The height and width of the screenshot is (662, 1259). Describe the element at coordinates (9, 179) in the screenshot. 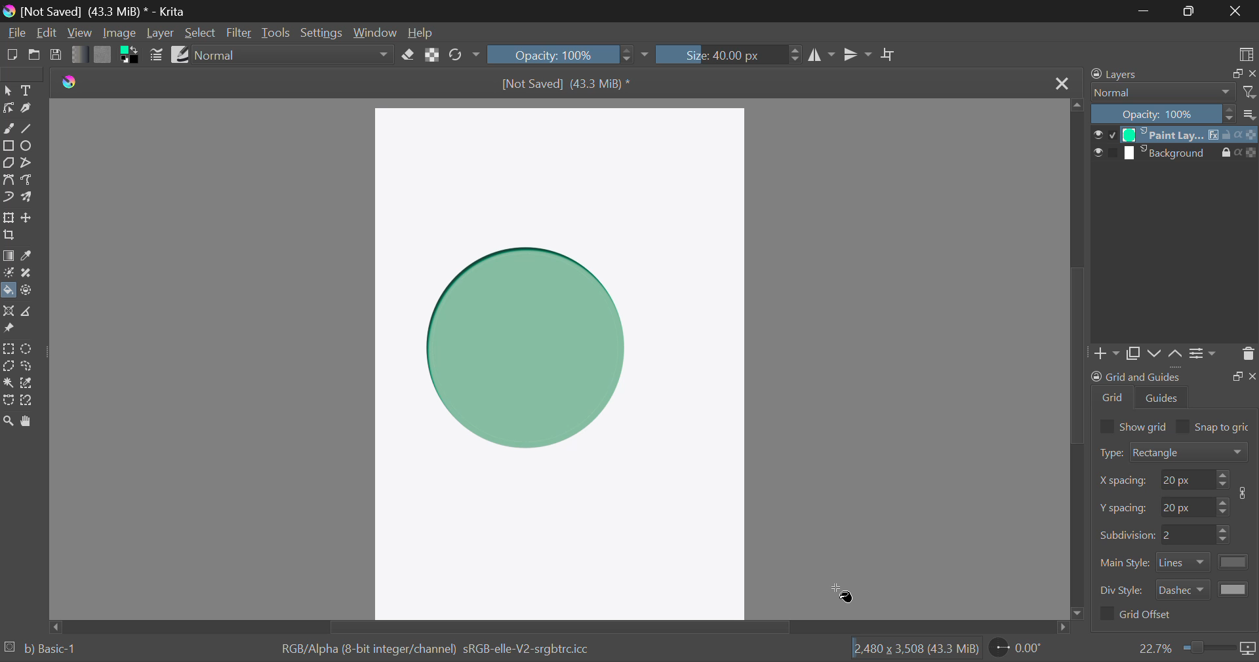

I see `Bezier Curve` at that location.